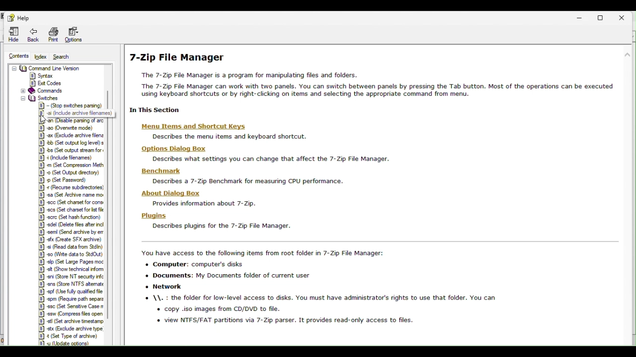 This screenshot has width=636, height=357. Describe the element at coordinates (63, 179) in the screenshot. I see `Set Password` at that location.